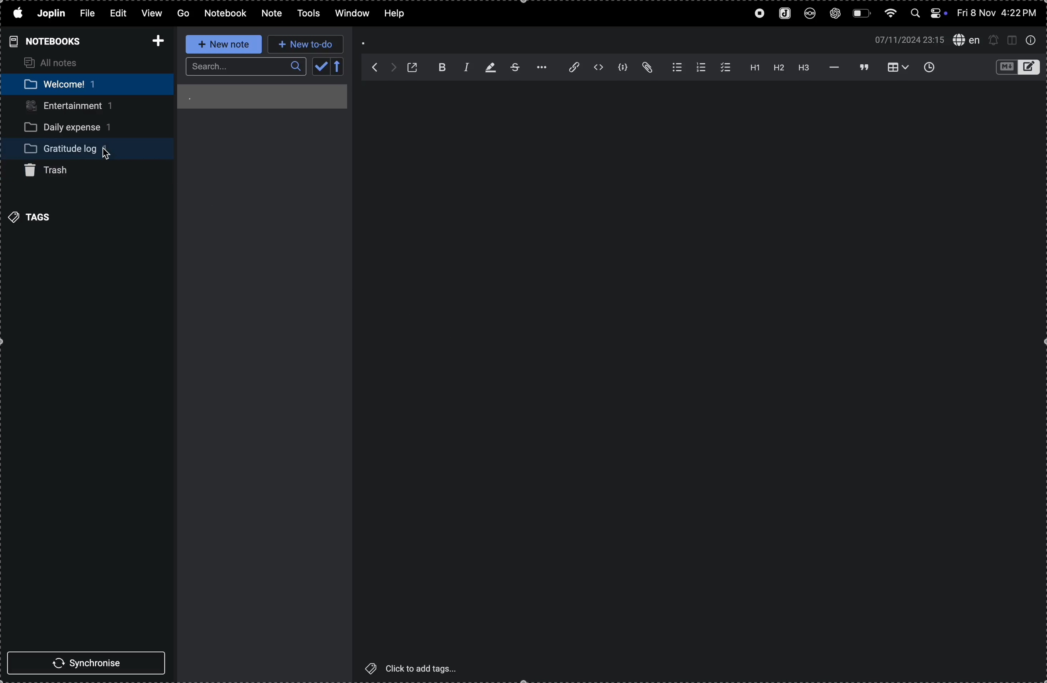  What do you see at coordinates (778, 68) in the screenshot?
I see `heading 2` at bounding box center [778, 68].